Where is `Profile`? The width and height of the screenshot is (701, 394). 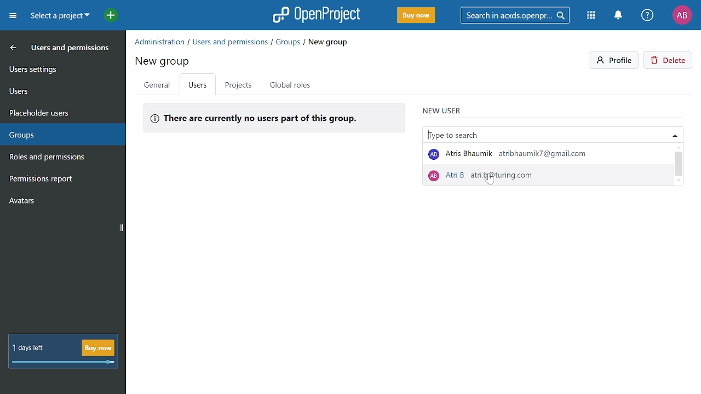 Profile is located at coordinates (682, 15).